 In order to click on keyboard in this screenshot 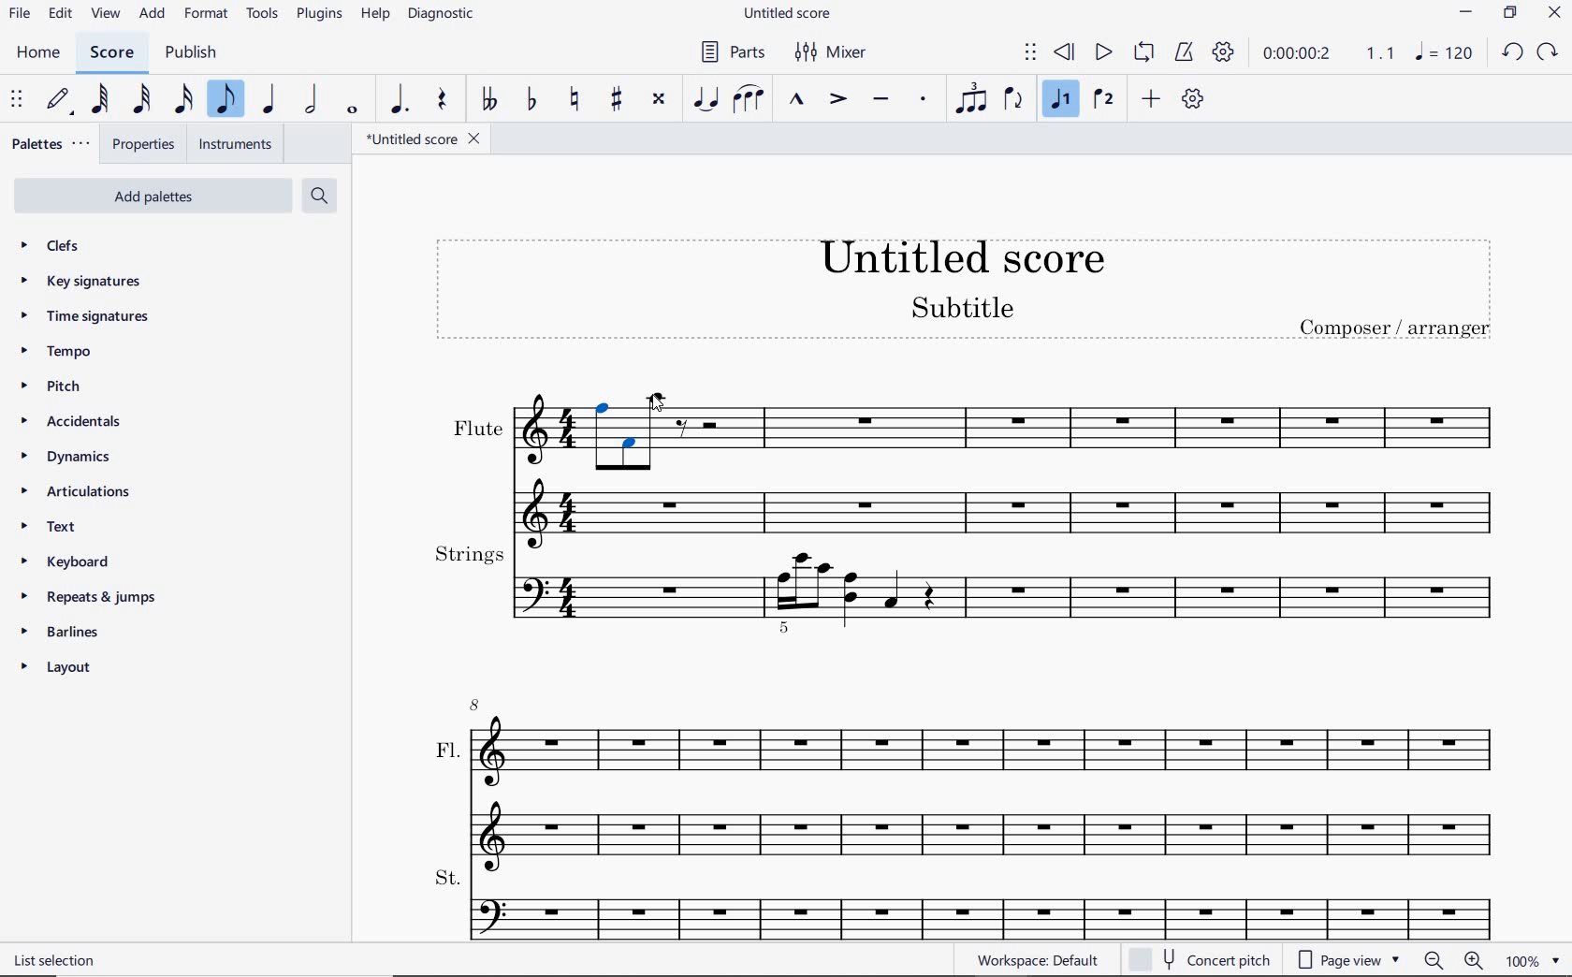, I will do `click(71, 562)`.